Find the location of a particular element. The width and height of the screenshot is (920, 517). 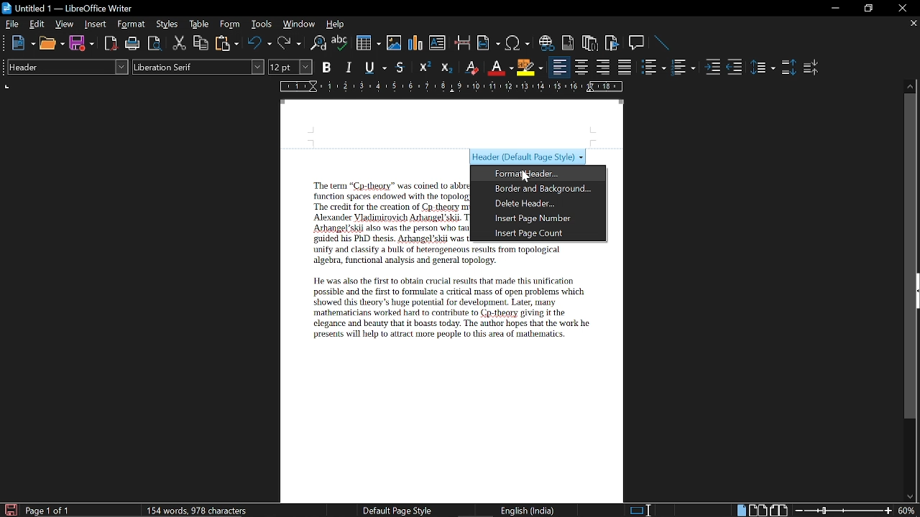

Multiple page view is located at coordinates (758, 511).